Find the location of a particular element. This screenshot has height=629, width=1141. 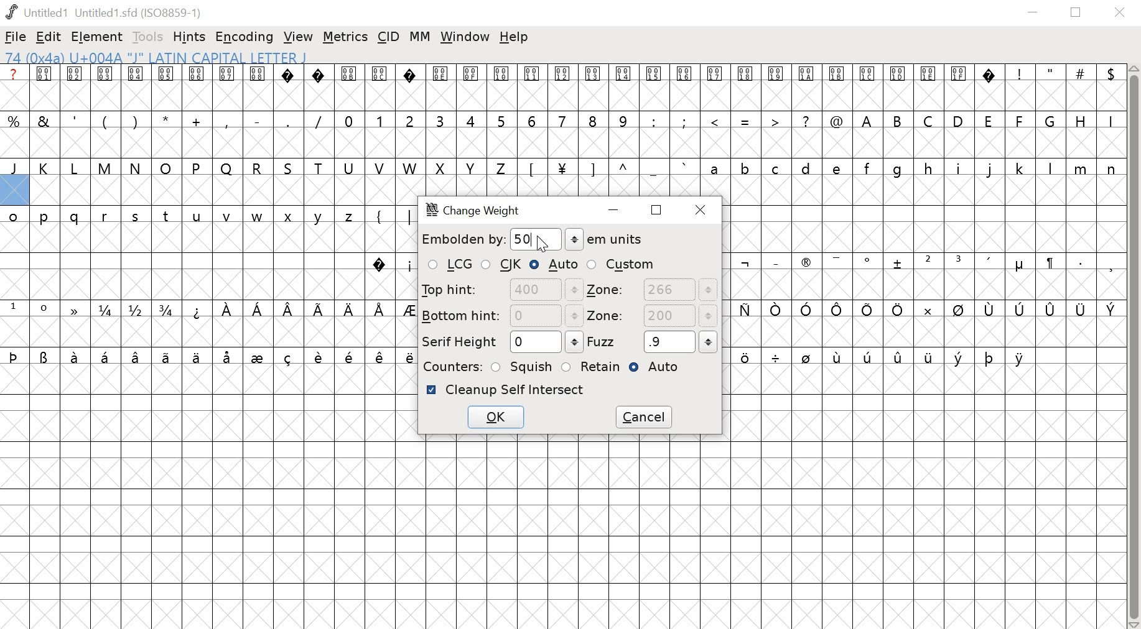

superscript numbers is located at coordinates (29, 308).